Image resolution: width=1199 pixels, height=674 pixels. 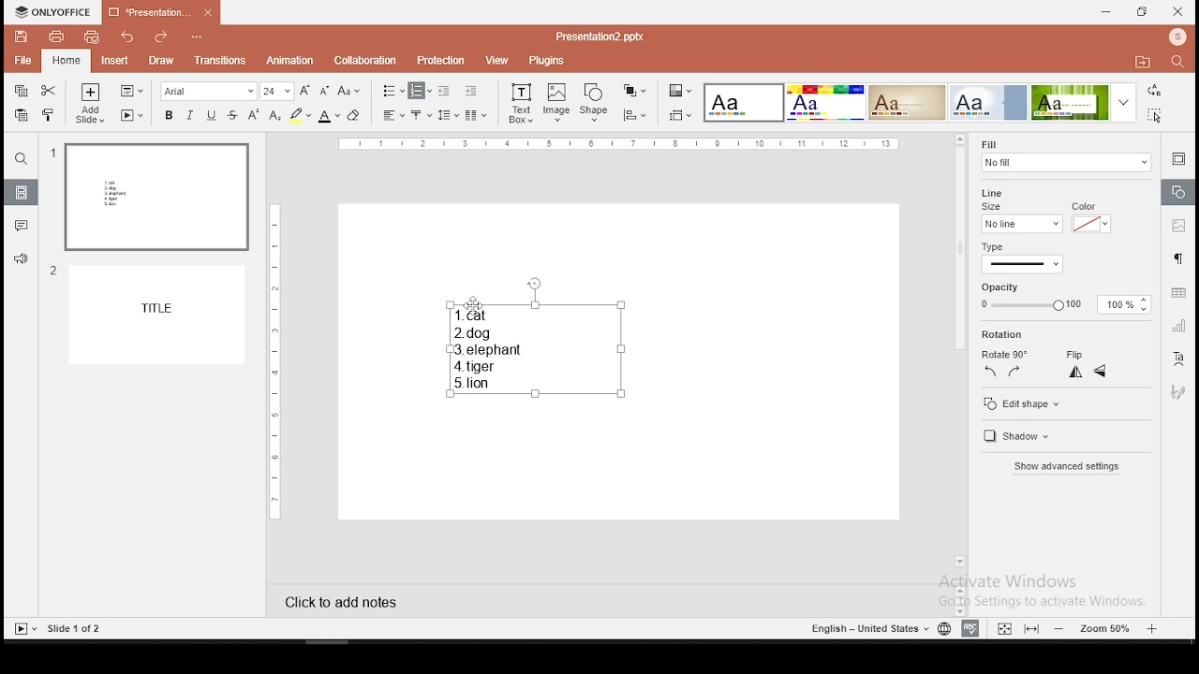 What do you see at coordinates (1029, 437) in the screenshot?
I see `shadow` at bounding box center [1029, 437].